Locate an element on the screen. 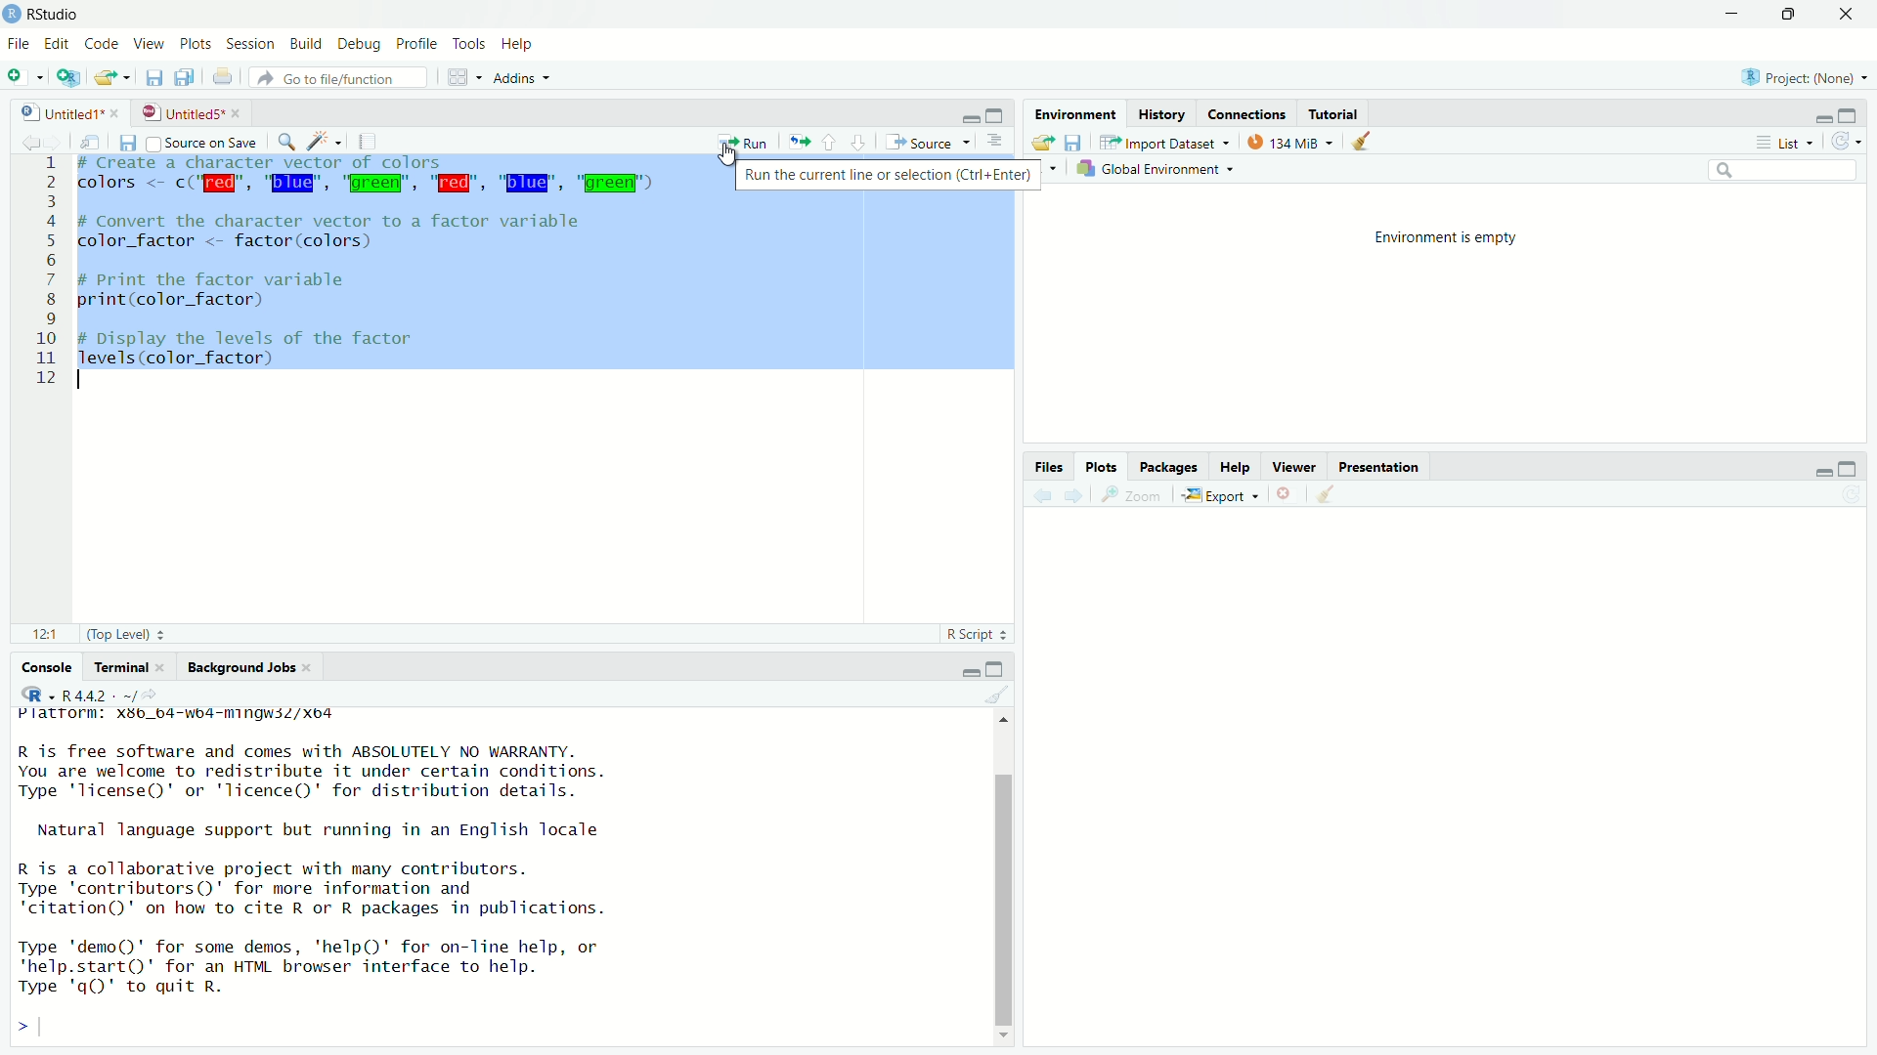  maximize is located at coordinates (1855, 113).